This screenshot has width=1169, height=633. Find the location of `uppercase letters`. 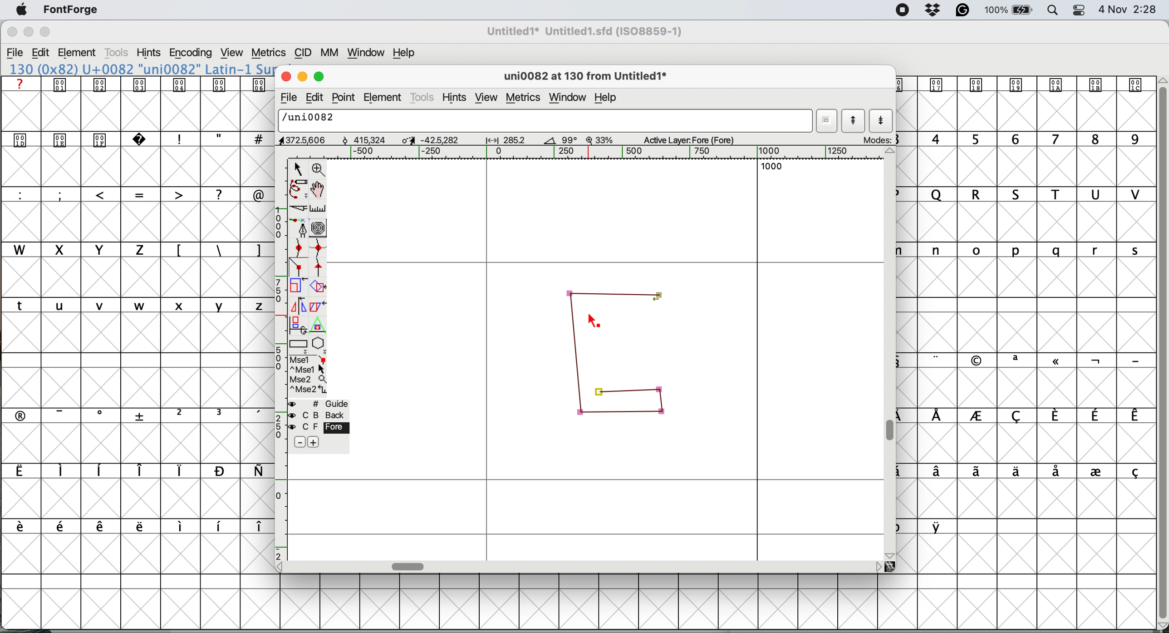

uppercase letters is located at coordinates (80, 249).